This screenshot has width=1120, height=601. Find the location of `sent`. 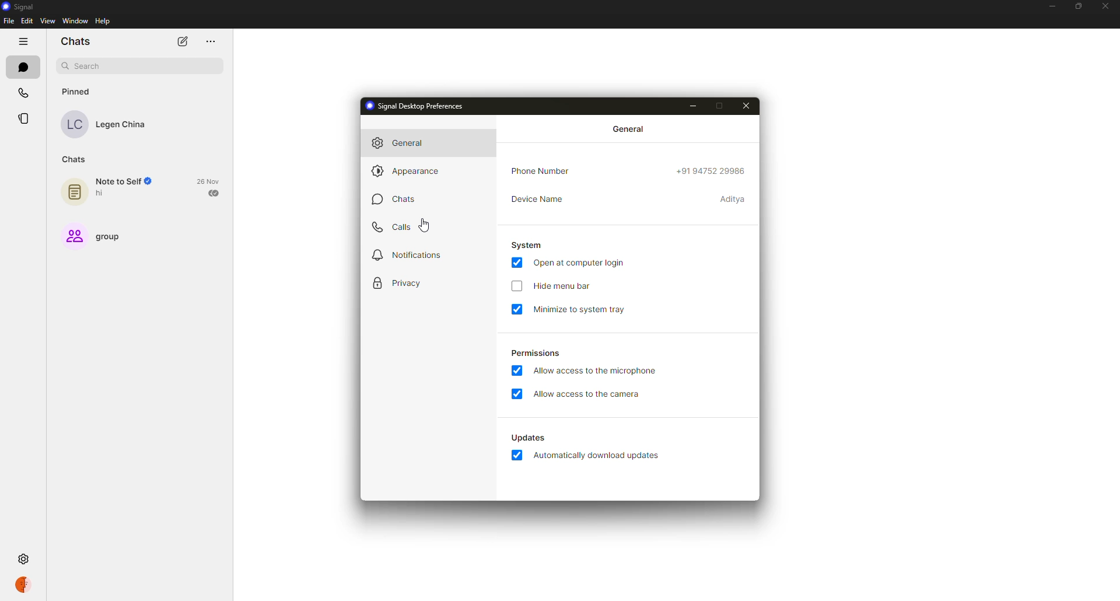

sent is located at coordinates (215, 193).